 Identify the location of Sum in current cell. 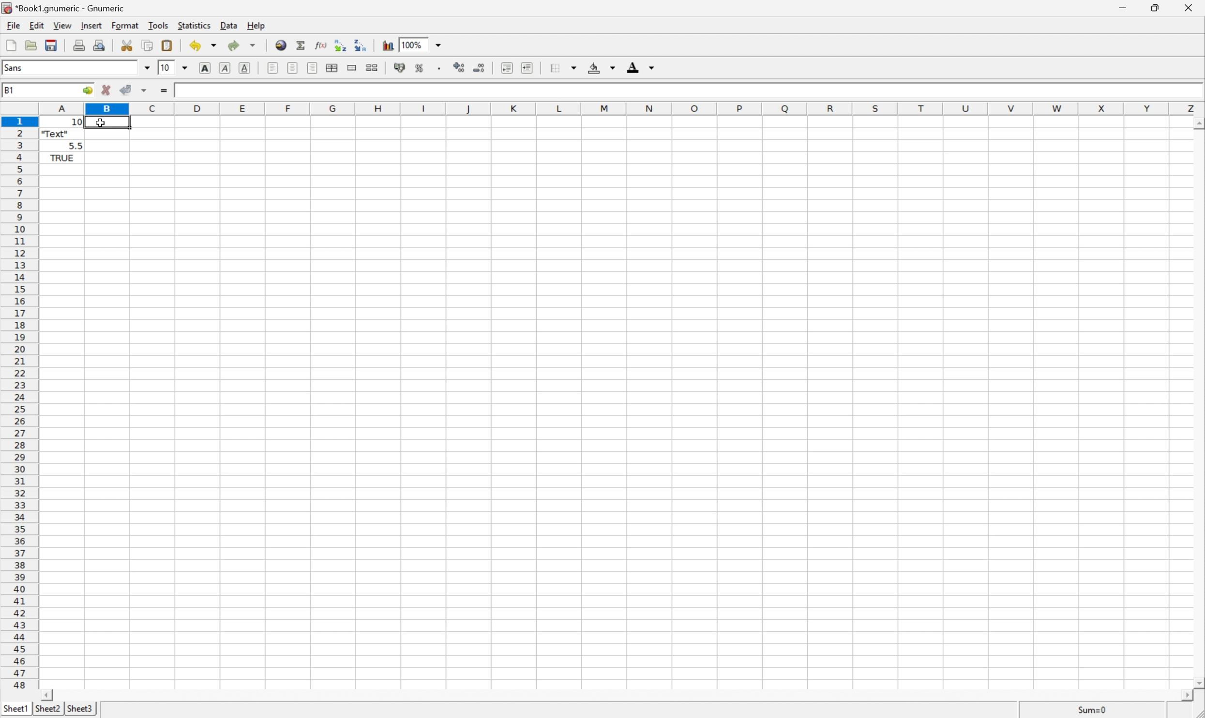
(301, 45).